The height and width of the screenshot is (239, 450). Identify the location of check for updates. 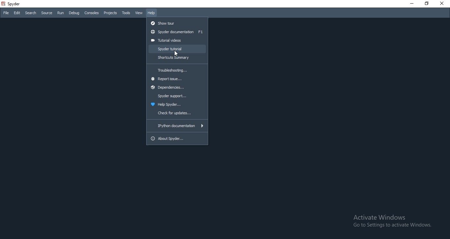
(177, 114).